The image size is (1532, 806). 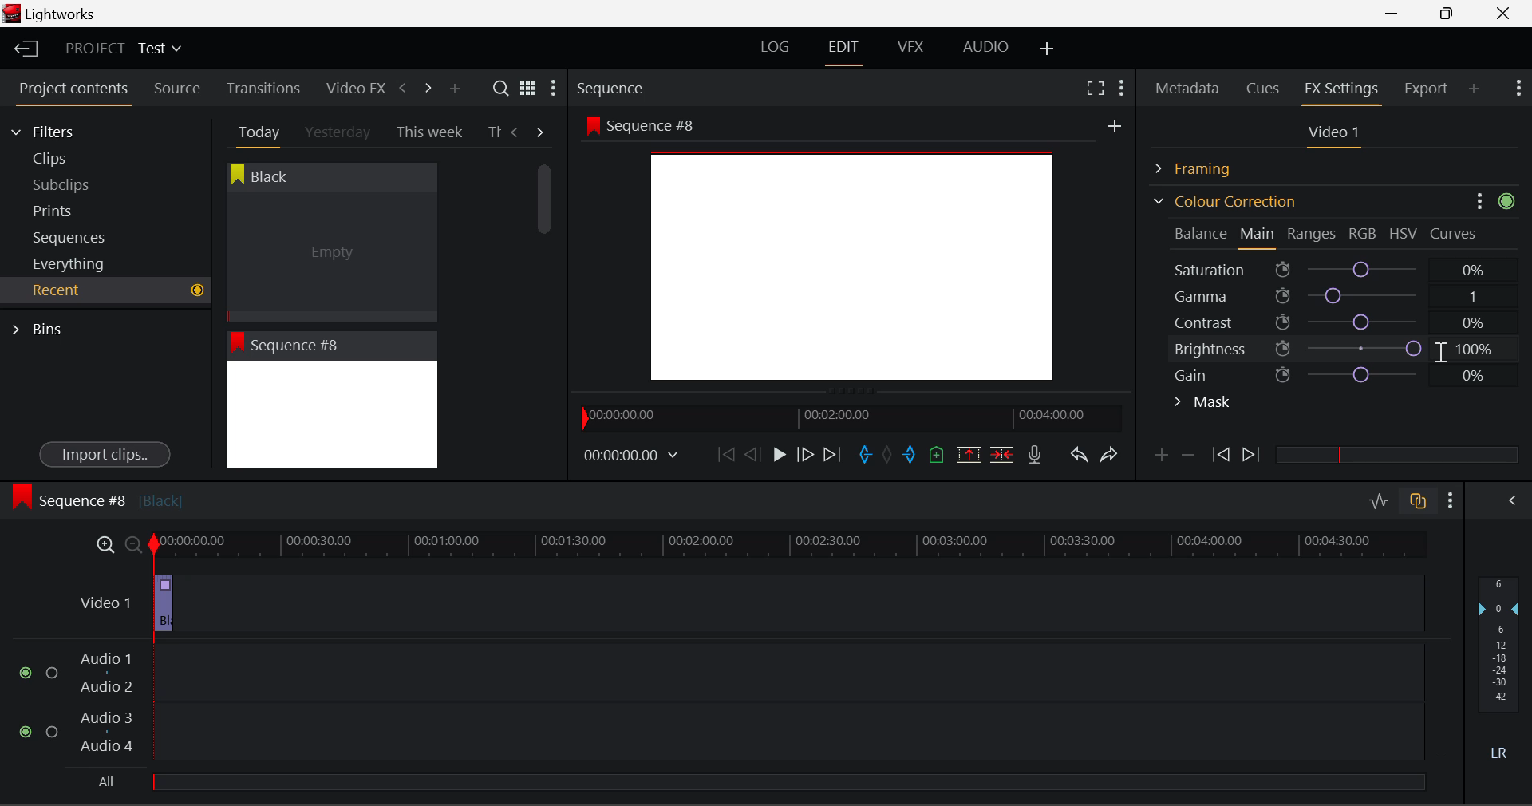 What do you see at coordinates (1451, 500) in the screenshot?
I see `Show Settings` at bounding box center [1451, 500].